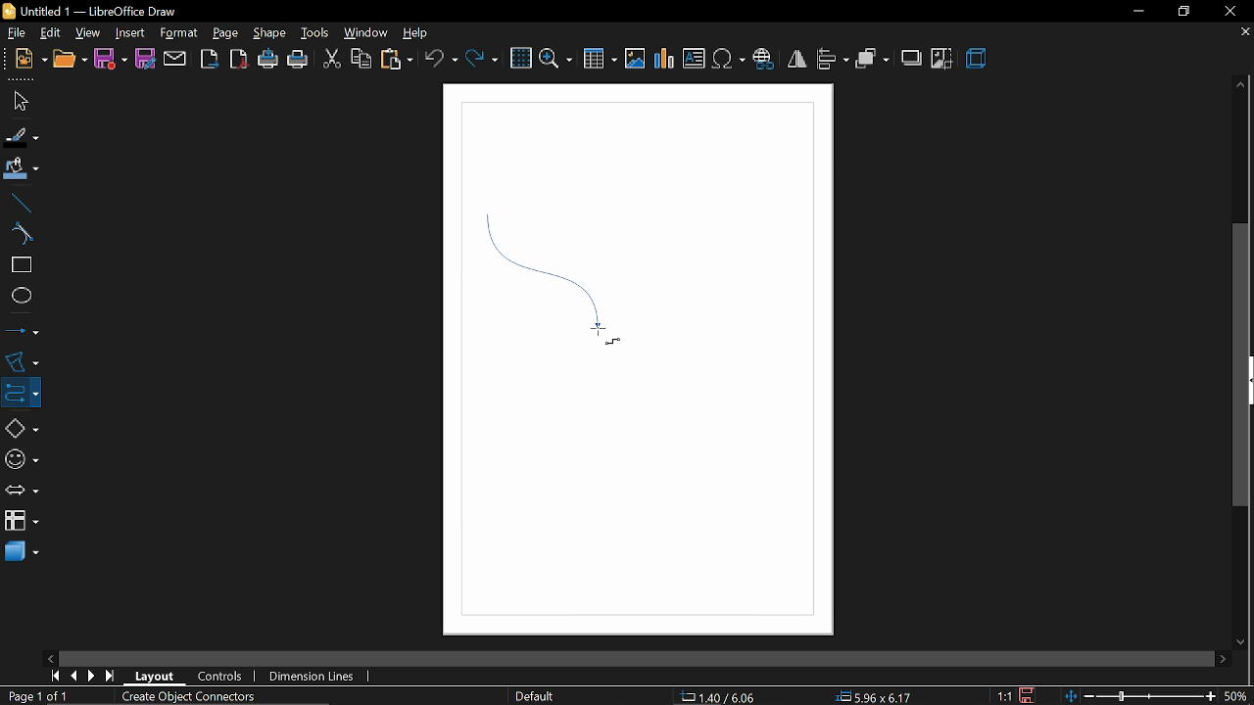 The width and height of the screenshot is (1254, 705). What do you see at coordinates (728, 60) in the screenshot?
I see `Insert symbol` at bounding box center [728, 60].